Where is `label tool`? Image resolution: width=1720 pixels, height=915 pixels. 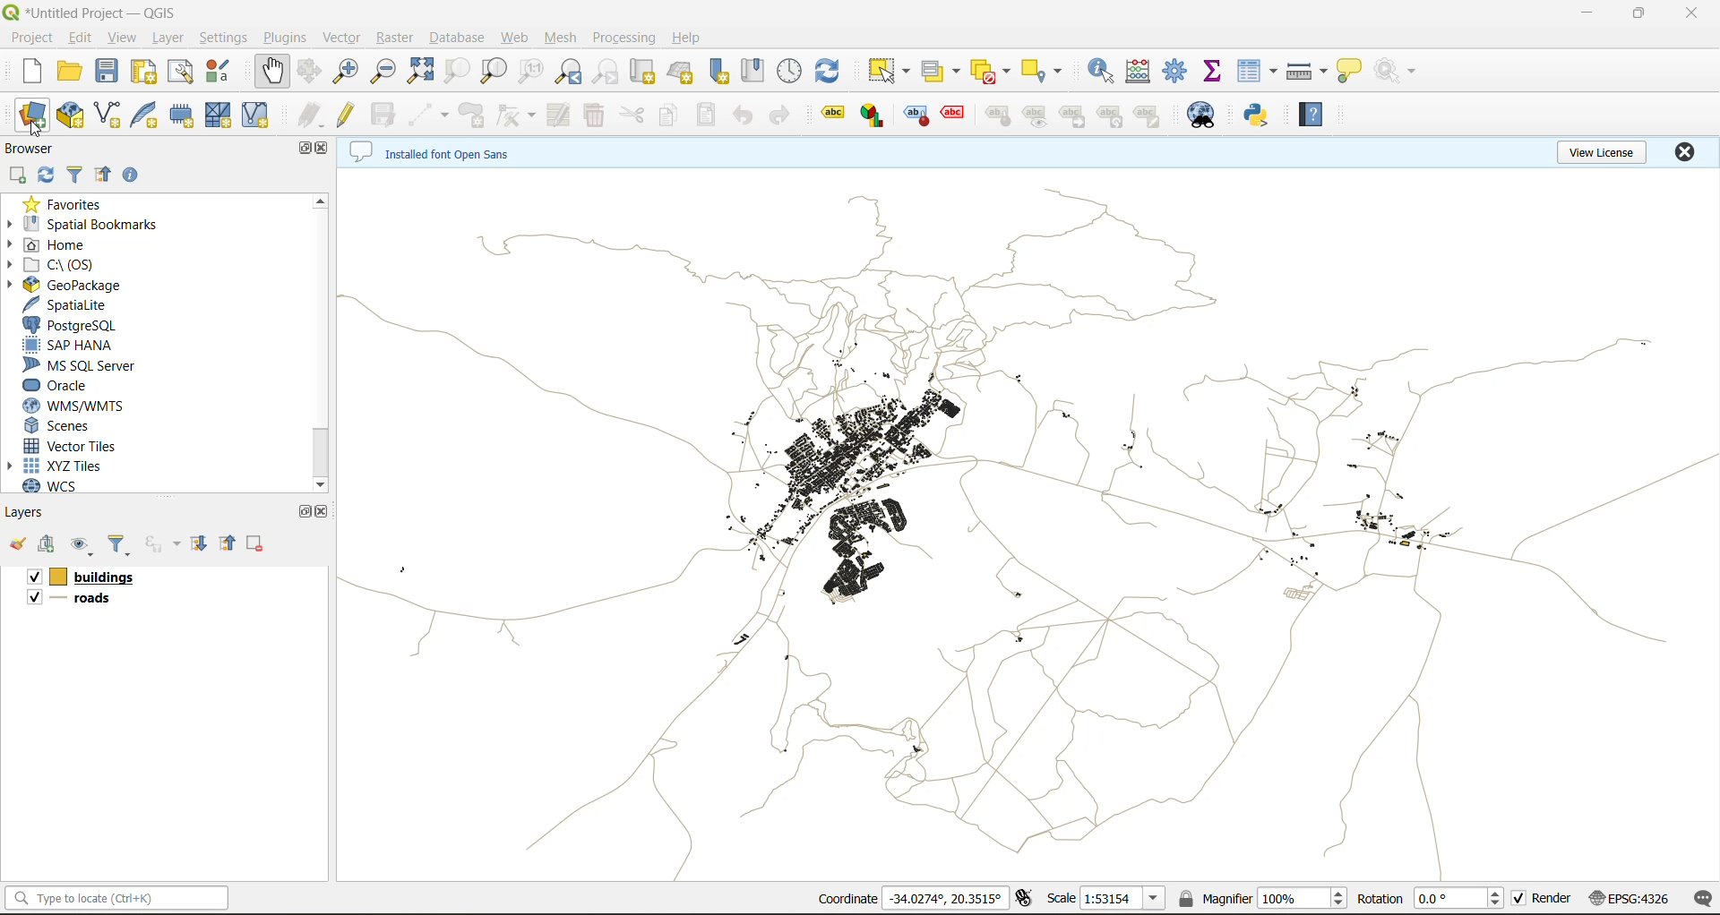
label tool is located at coordinates (918, 115).